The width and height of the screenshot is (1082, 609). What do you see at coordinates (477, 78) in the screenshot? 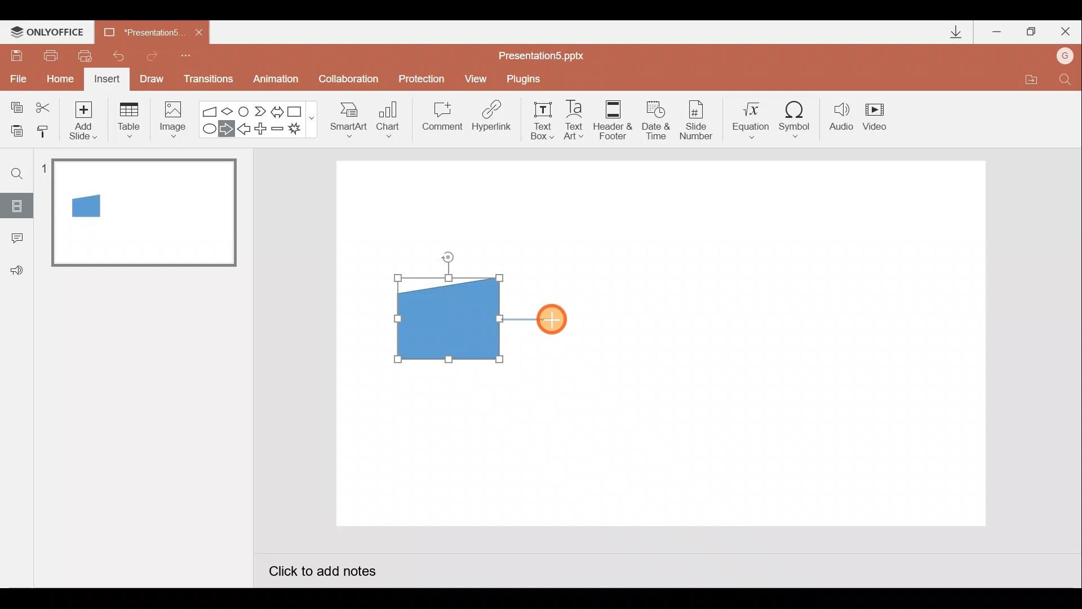
I see `View` at bounding box center [477, 78].